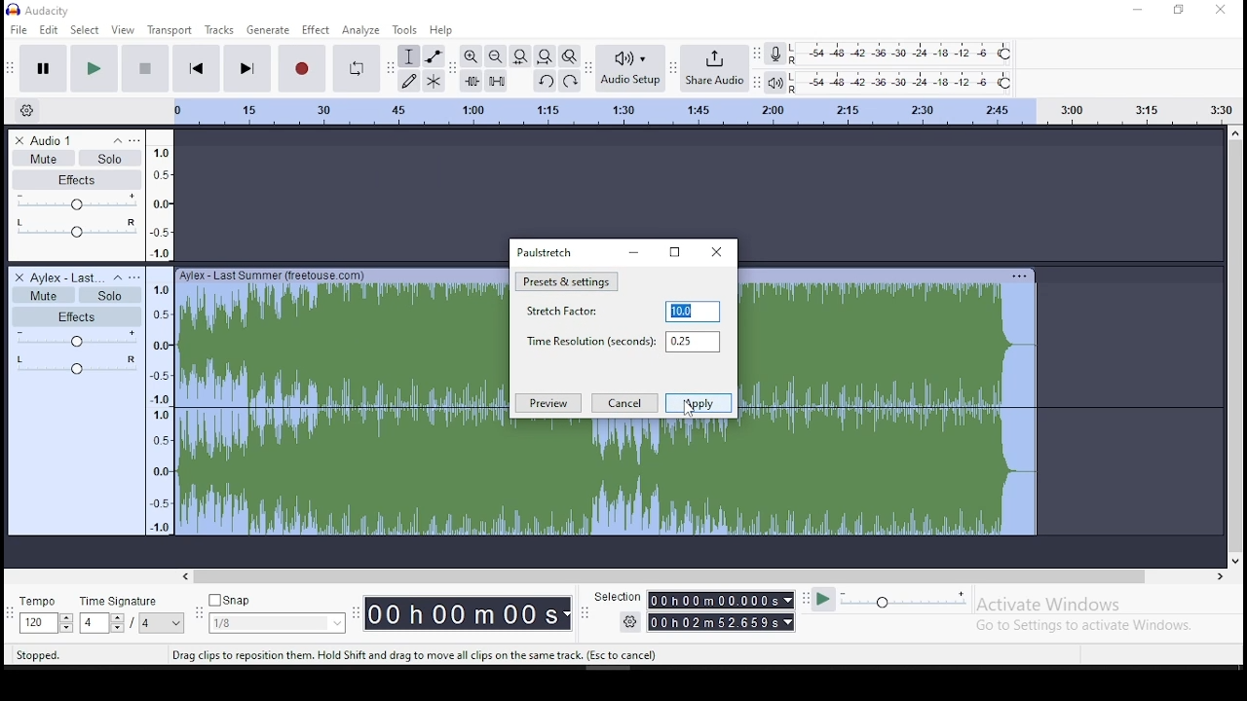  What do you see at coordinates (1235, 348) in the screenshot?
I see `scroll bar` at bounding box center [1235, 348].